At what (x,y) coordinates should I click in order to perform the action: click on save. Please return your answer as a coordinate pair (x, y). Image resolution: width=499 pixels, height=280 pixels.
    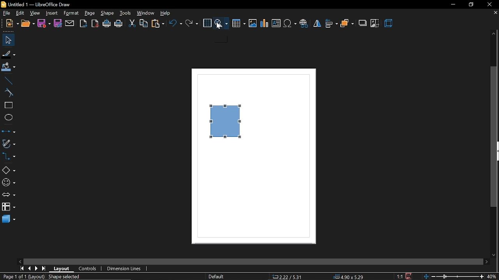
    Looking at the image, I should click on (44, 23).